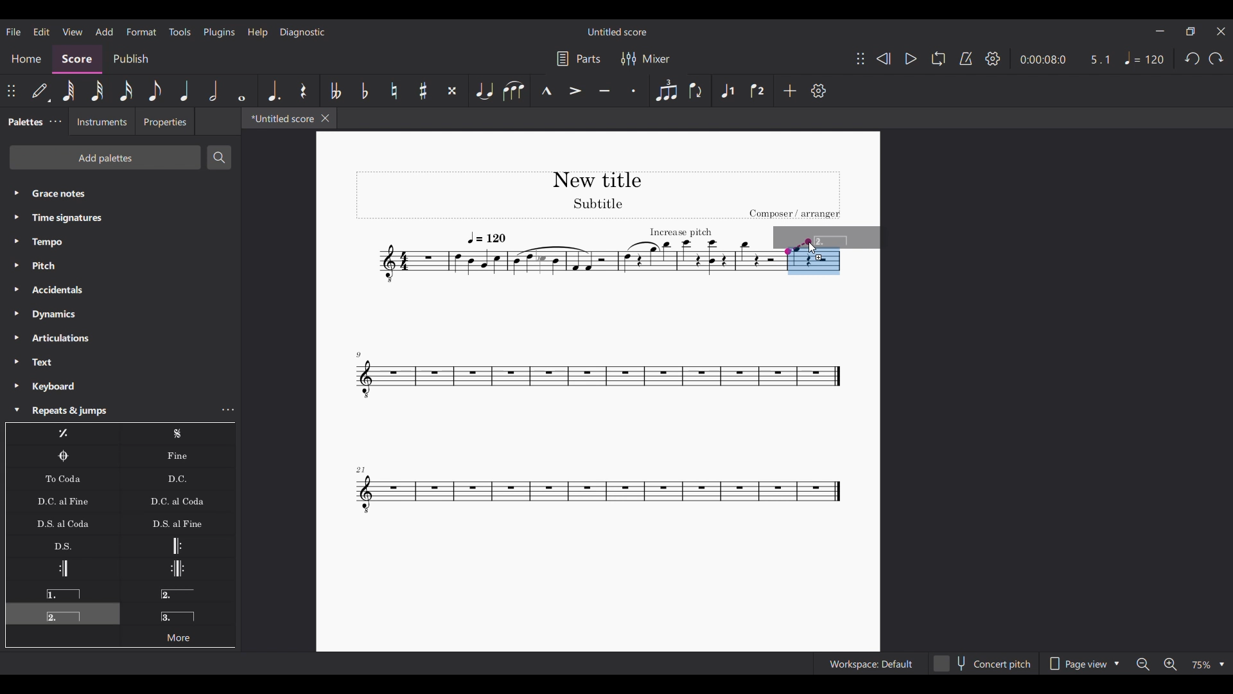 The image size is (1233, 694). I want to click on Dynamics, so click(120, 314).